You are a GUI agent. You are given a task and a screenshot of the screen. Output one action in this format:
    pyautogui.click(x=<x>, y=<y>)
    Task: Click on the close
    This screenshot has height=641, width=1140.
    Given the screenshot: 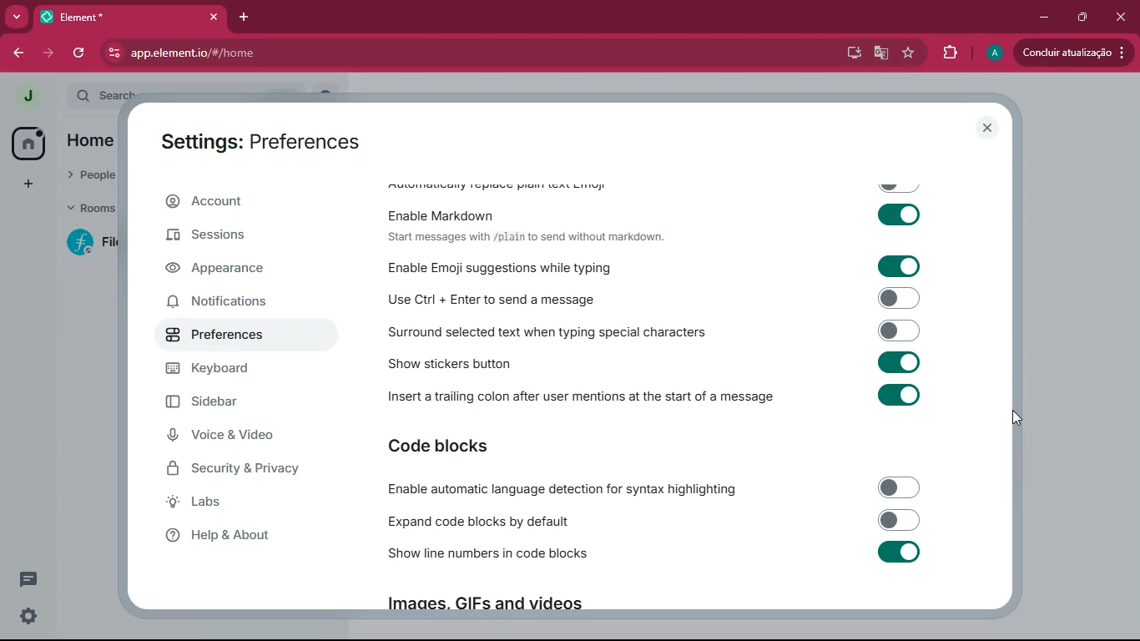 What is the action you would take?
    pyautogui.click(x=988, y=129)
    